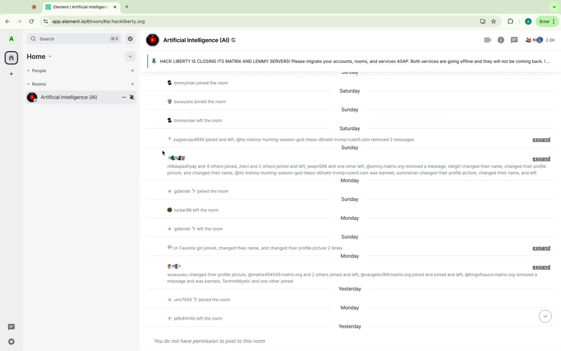 Image resolution: width=561 pixels, height=351 pixels. I want to click on Expand, so click(542, 248).